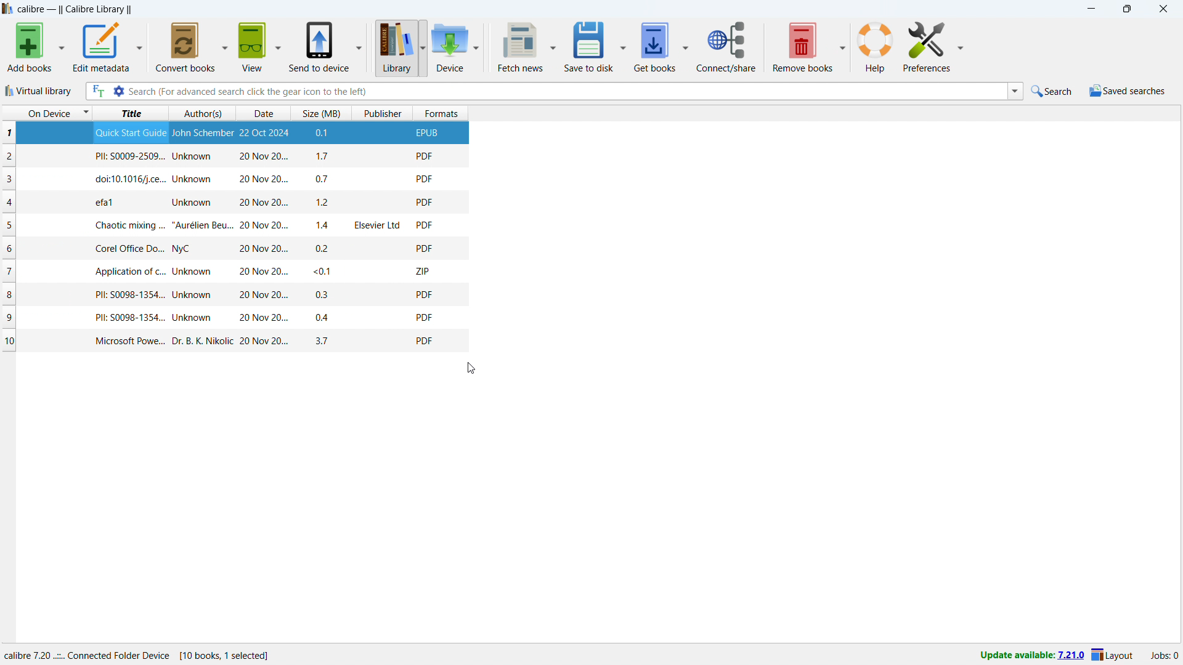  I want to click on sort by size, so click(322, 113).